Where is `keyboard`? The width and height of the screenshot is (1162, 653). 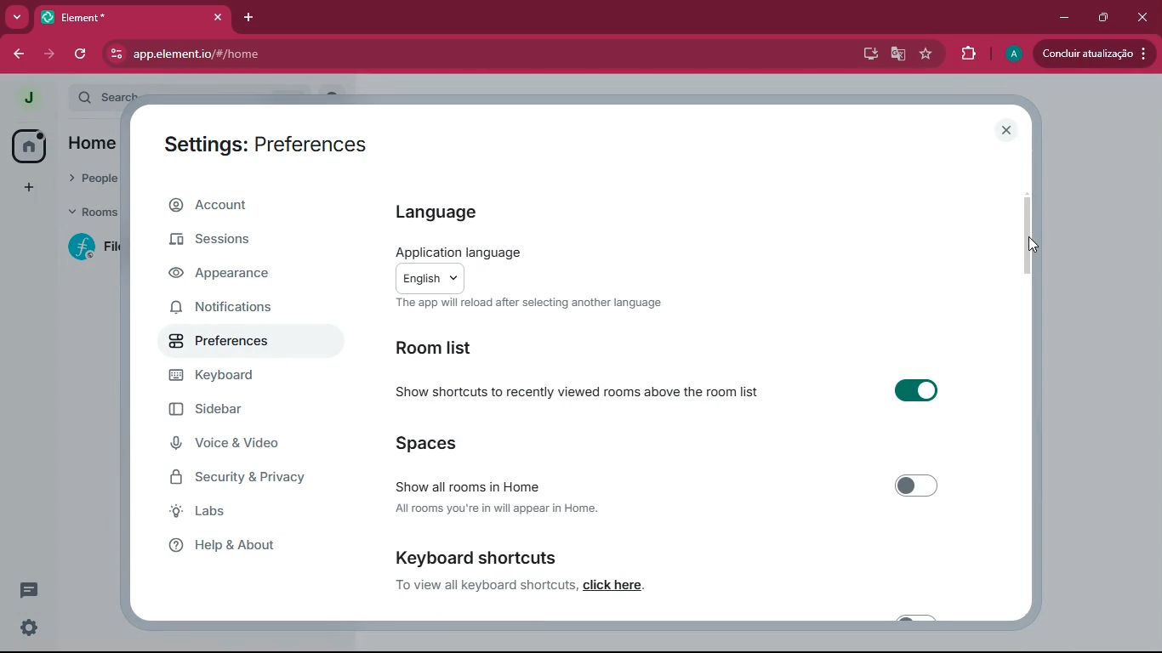
keyboard is located at coordinates (236, 377).